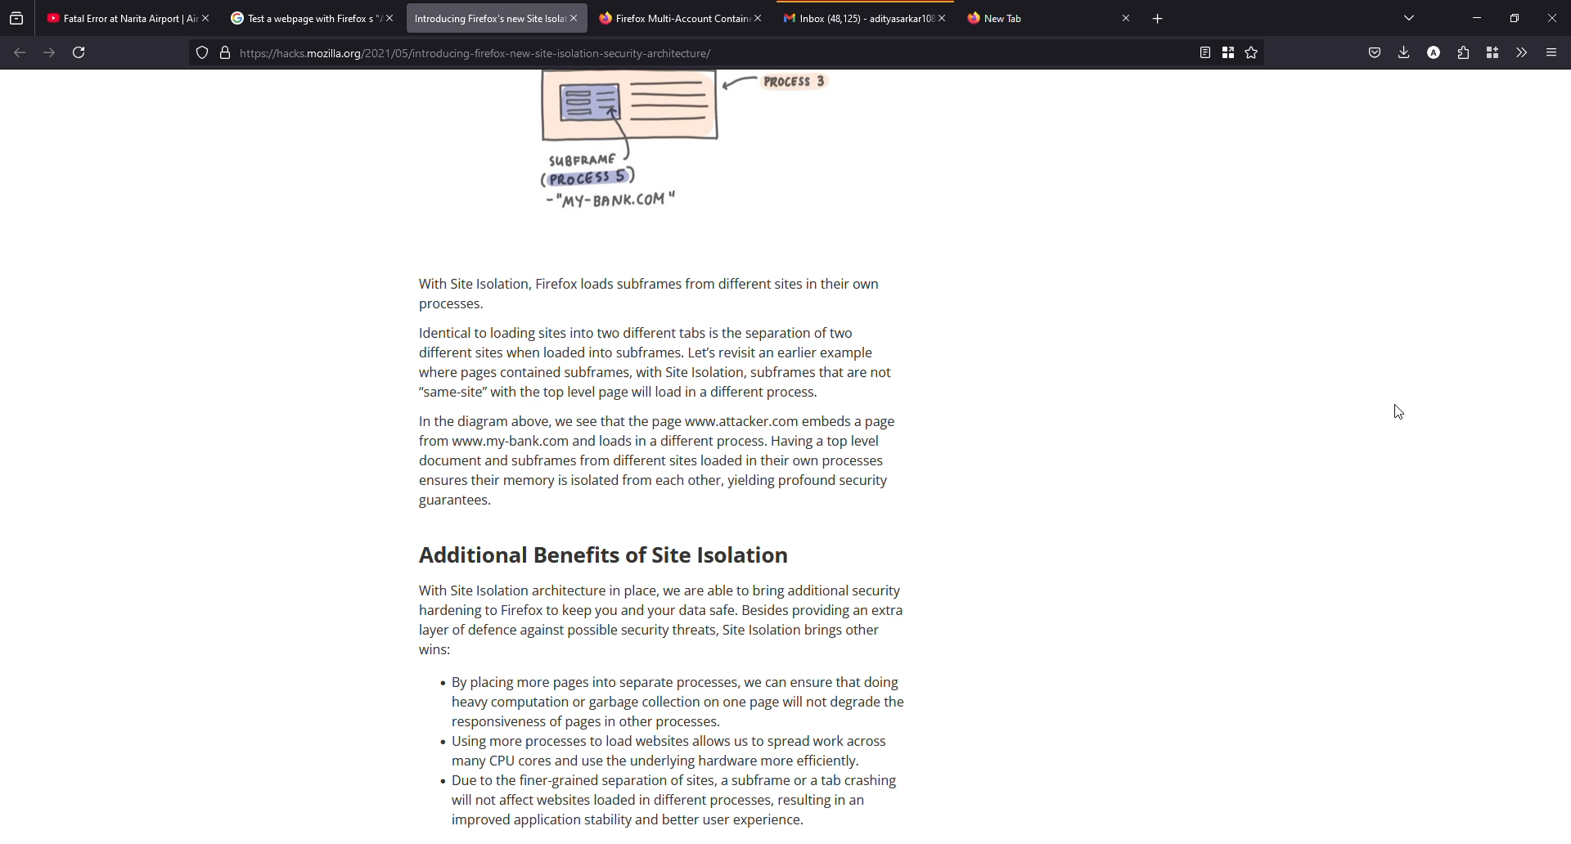 The width and height of the screenshot is (1571, 844). Describe the element at coordinates (79, 52) in the screenshot. I see `refresh` at that location.